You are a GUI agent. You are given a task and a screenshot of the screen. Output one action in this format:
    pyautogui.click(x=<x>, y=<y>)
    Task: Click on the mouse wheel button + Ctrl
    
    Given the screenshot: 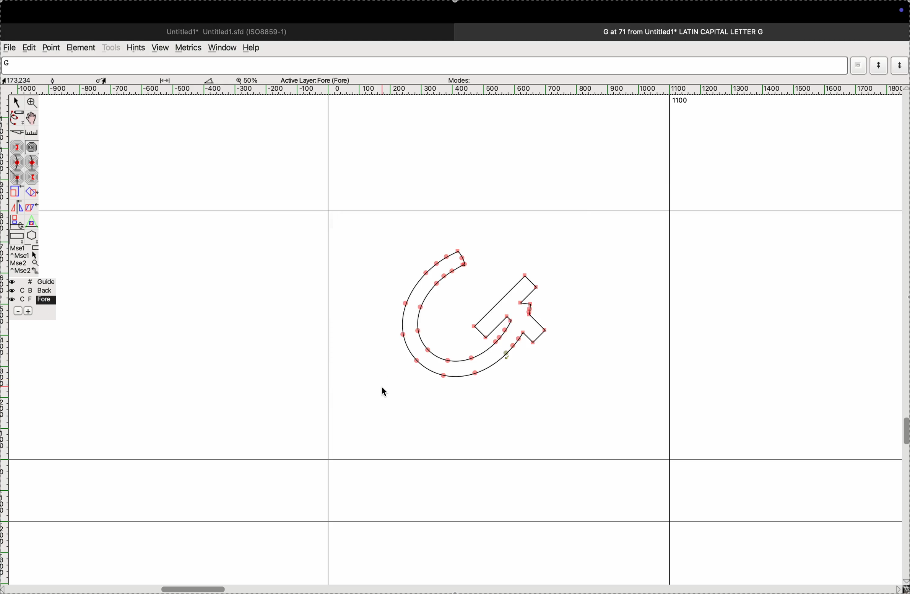 What is the action you would take?
    pyautogui.click(x=24, y=271)
    